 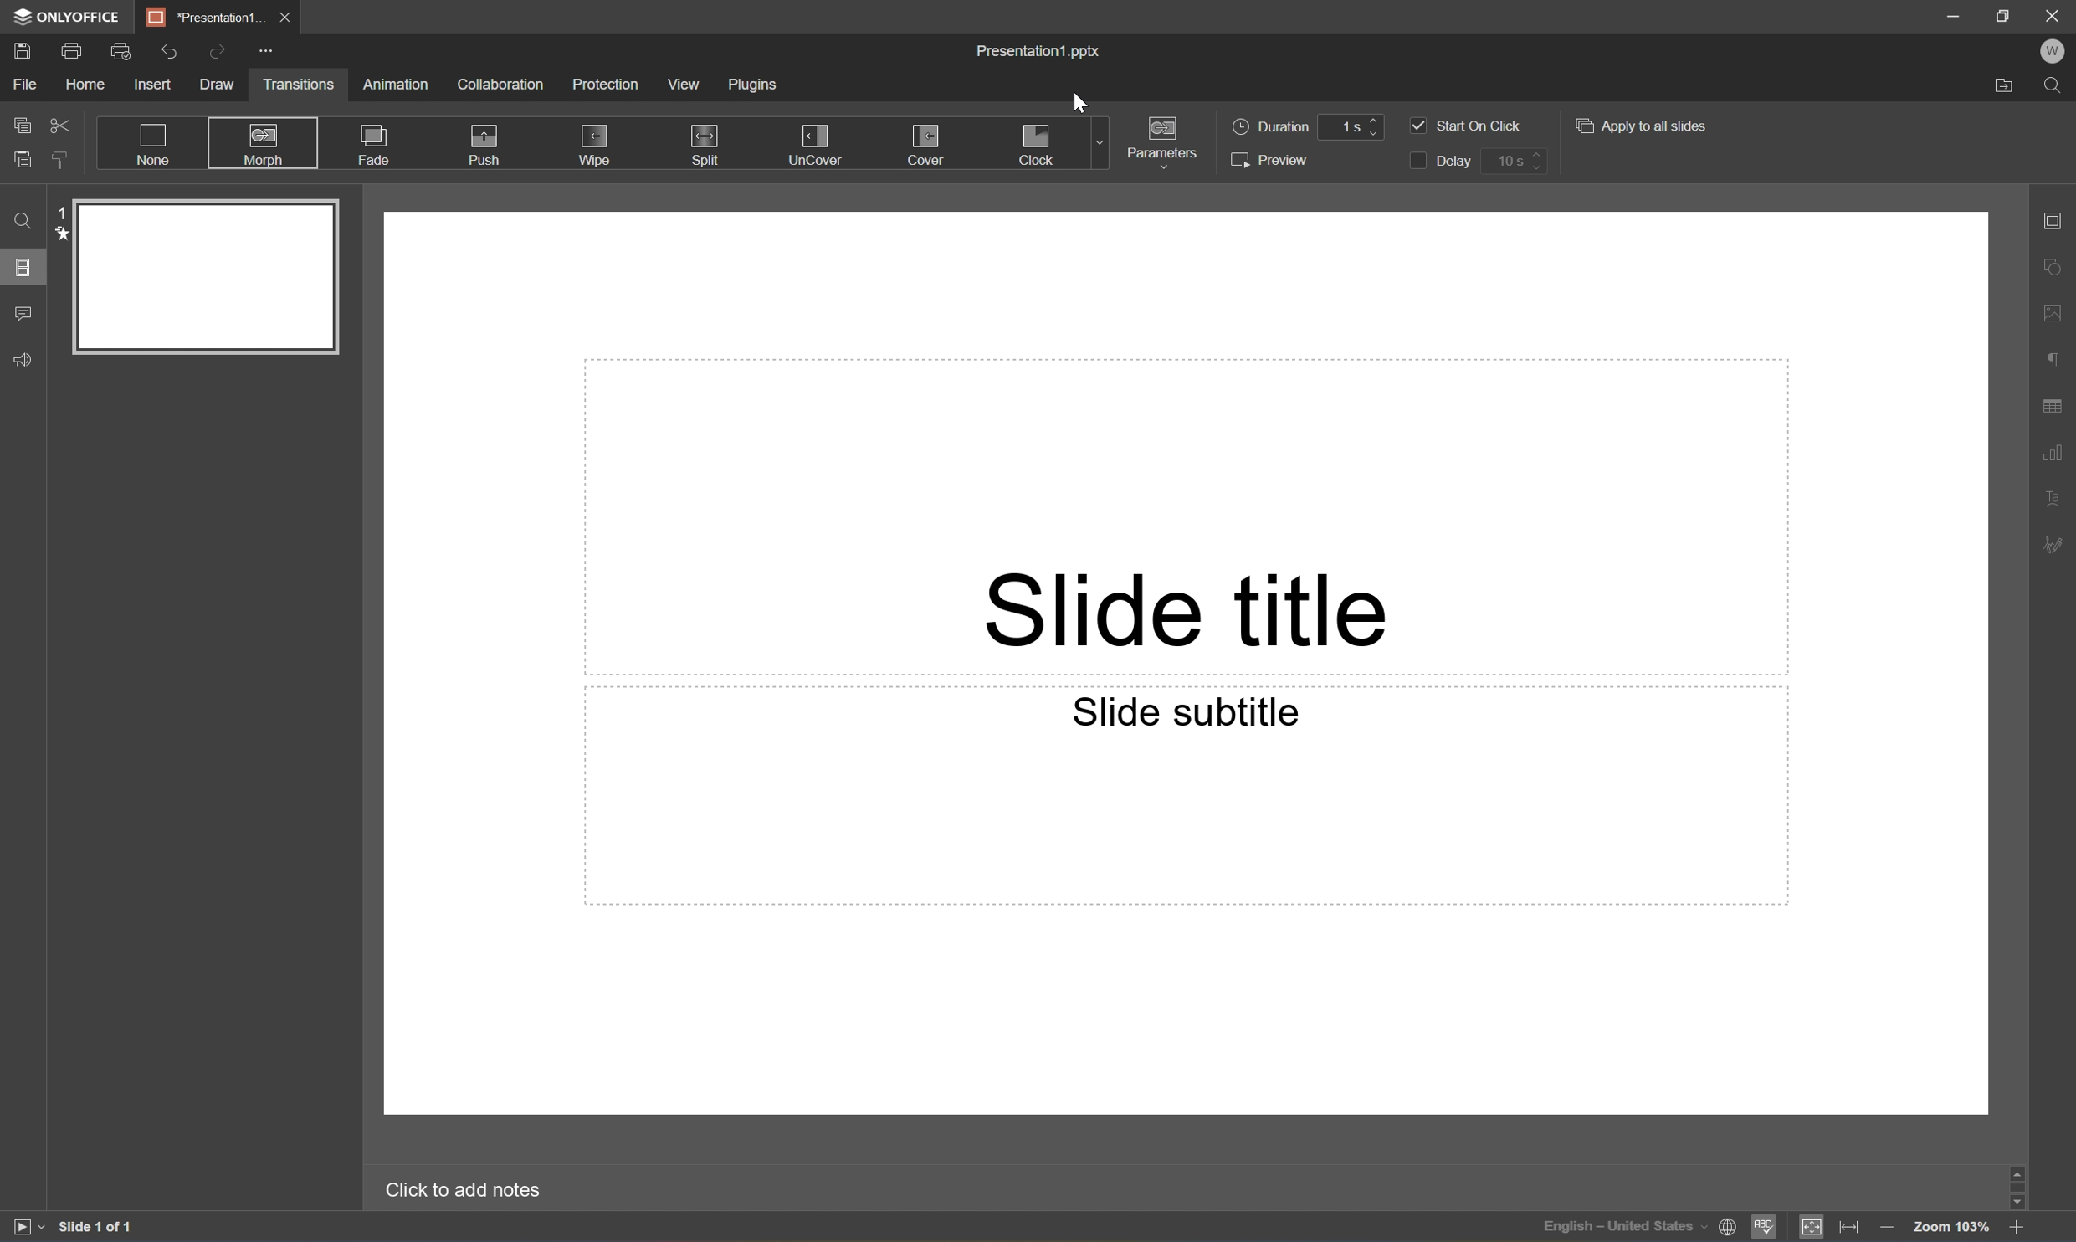 What do you see at coordinates (1186, 612) in the screenshot?
I see `Slide title` at bounding box center [1186, 612].